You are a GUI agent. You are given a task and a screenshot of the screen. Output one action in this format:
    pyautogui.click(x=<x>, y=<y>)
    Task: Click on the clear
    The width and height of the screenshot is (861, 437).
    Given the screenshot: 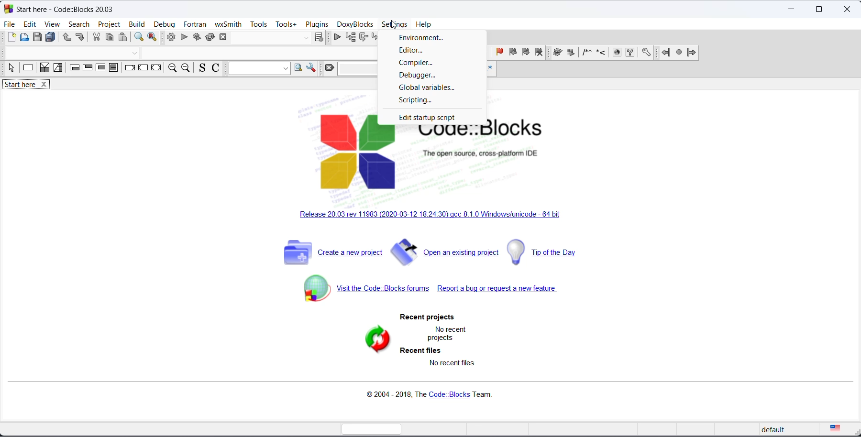 What is the action you would take?
    pyautogui.click(x=330, y=68)
    